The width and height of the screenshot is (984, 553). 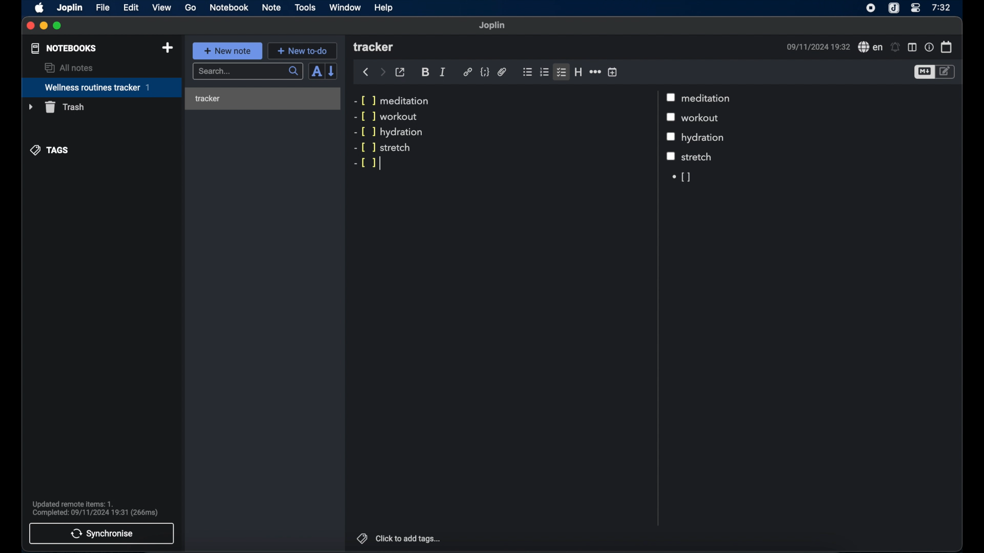 What do you see at coordinates (99, 507) in the screenshot?
I see `Updated remote items: 1. Complete: 09/11/2024 19:31 (266ms)` at bounding box center [99, 507].